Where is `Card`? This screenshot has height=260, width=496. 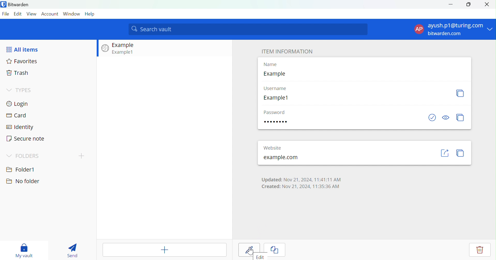
Card is located at coordinates (16, 116).